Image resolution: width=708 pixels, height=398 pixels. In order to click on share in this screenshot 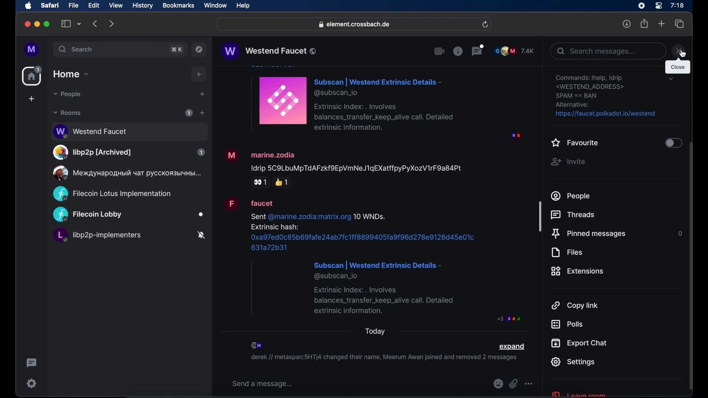, I will do `click(645, 24)`.